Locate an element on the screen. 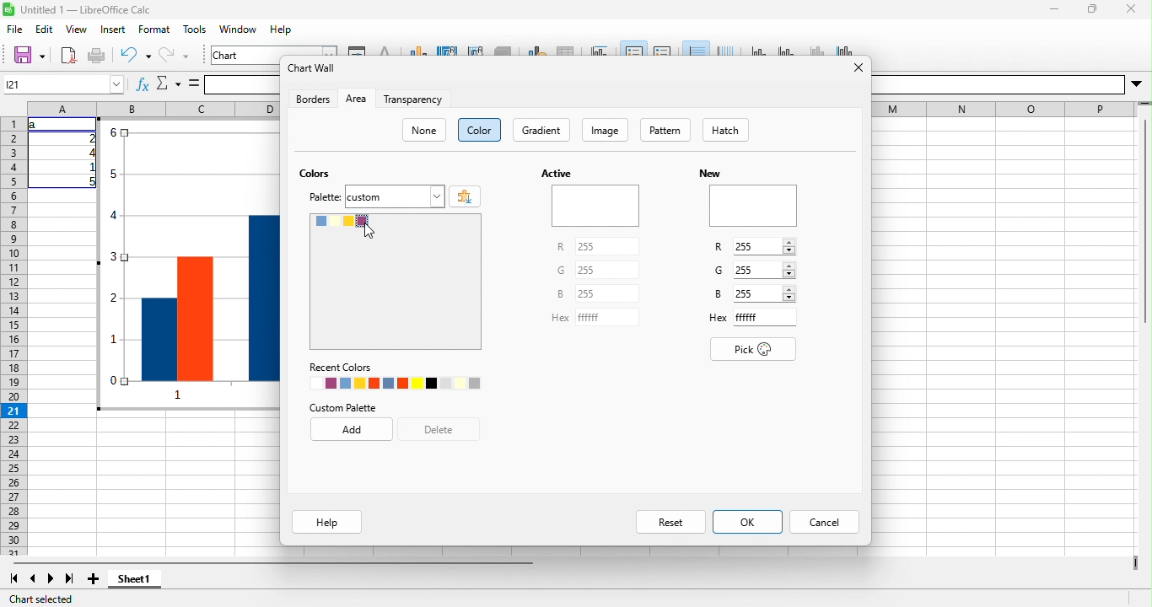 The image size is (1152, 607). Preview of new is located at coordinates (754, 206).